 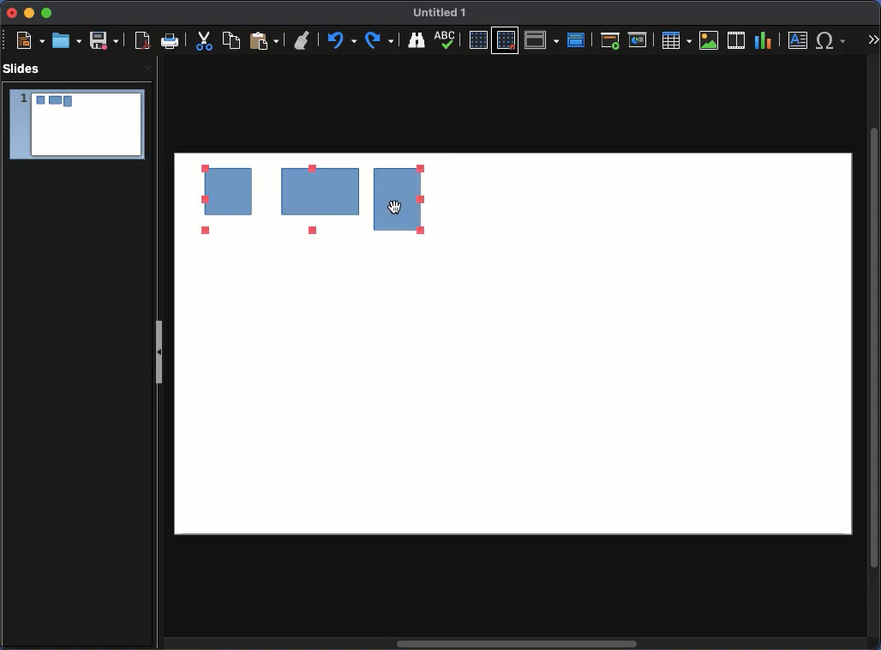 I want to click on Copy, so click(x=234, y=40).